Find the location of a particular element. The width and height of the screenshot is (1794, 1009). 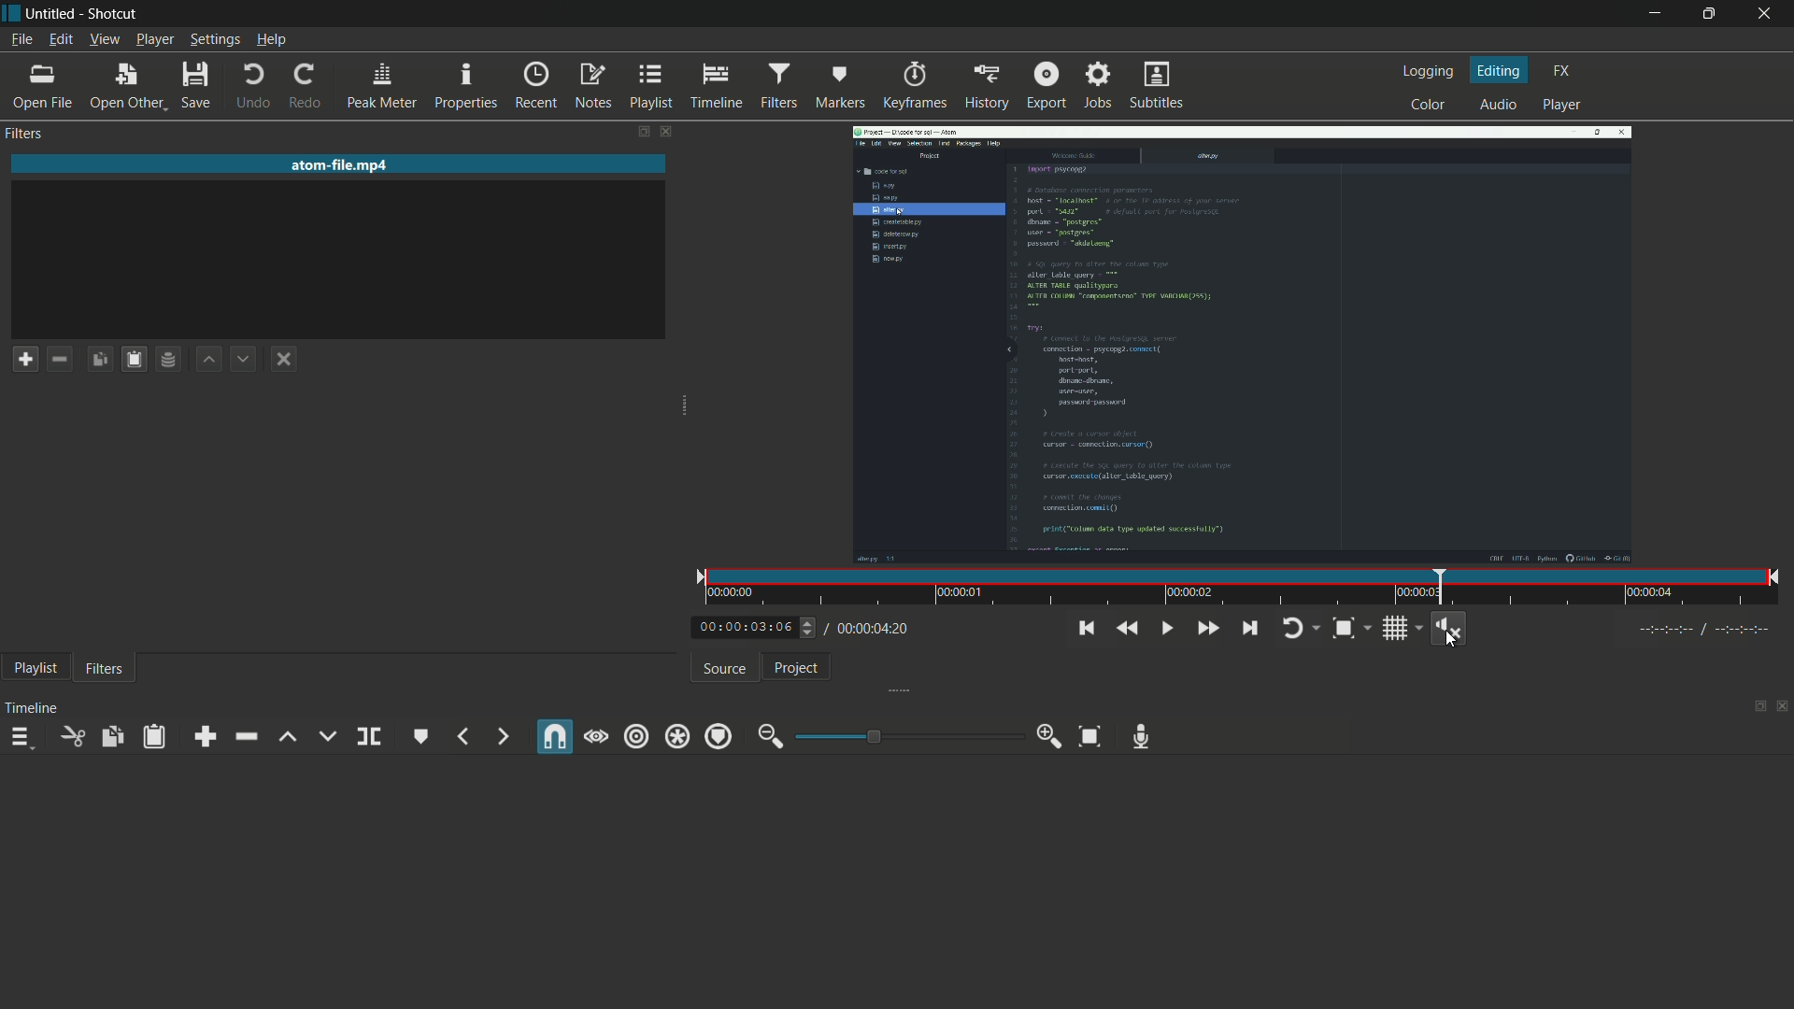

ripple all tracks is located at coordinates (676, 737).